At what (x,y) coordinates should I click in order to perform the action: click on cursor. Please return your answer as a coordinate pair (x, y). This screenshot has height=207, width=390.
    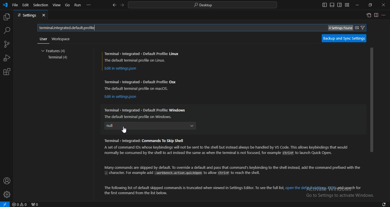
    Looking at the image, I should click on (126, 130).